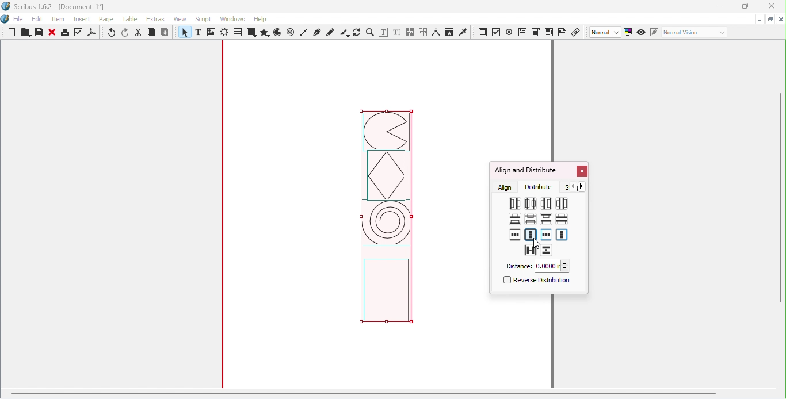 The height and width of the screenshot is (399, 786). I want to click on Distribute centers equidistantly horizontally, so click(530, 203).